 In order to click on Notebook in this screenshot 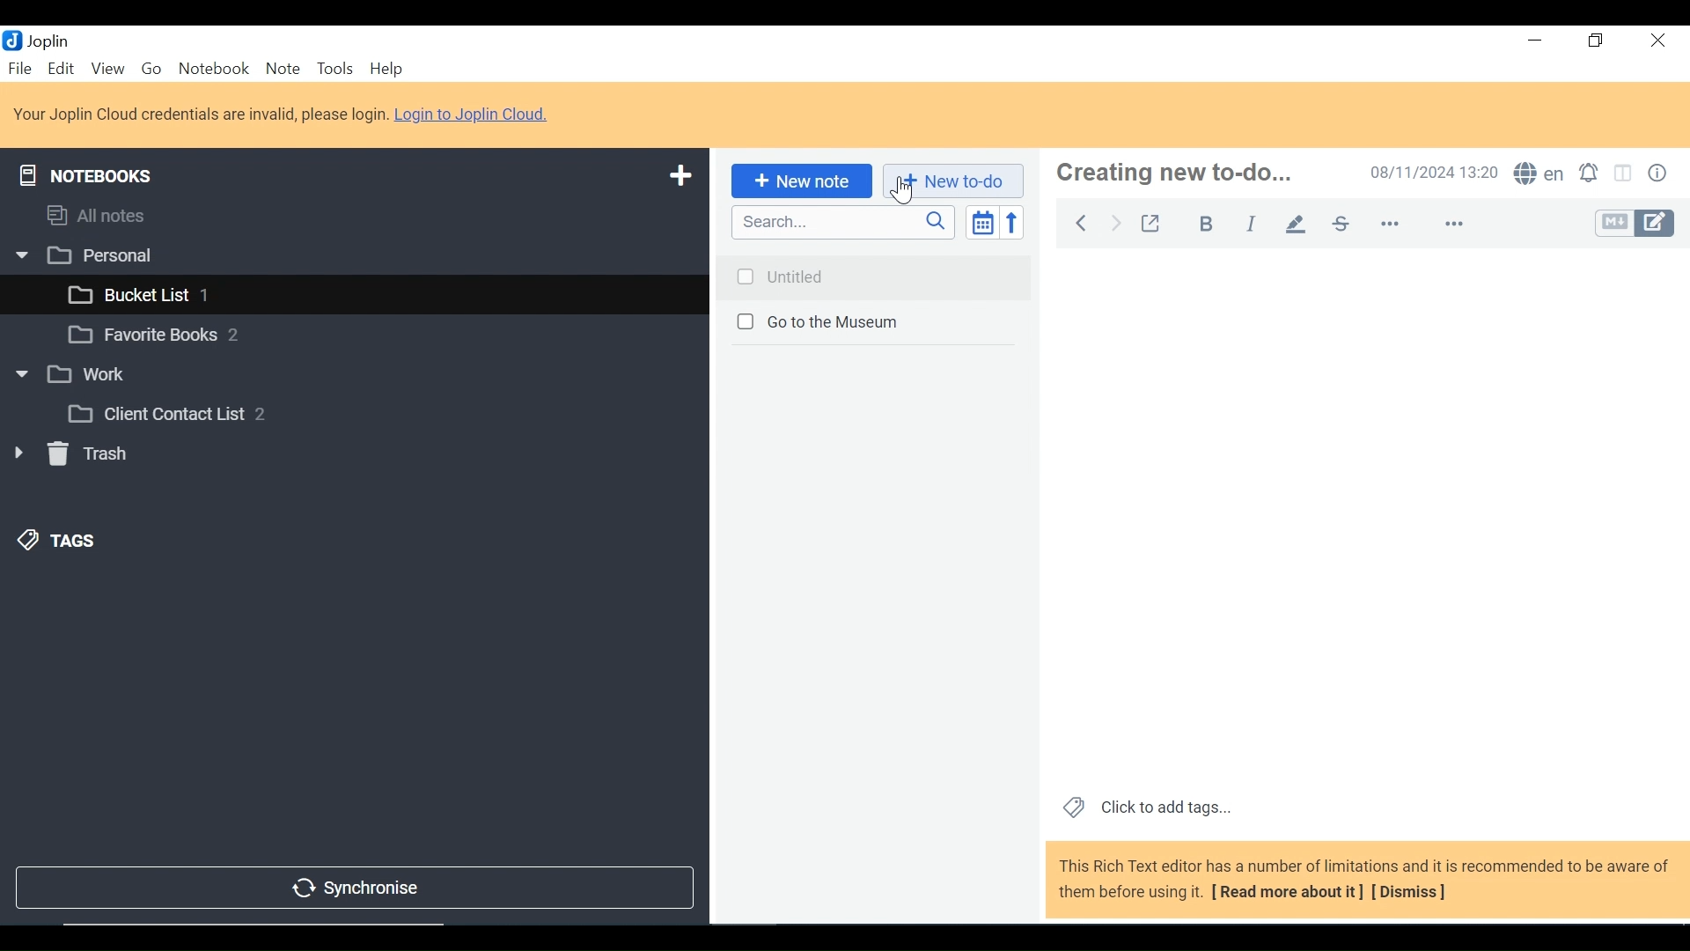, I will do `click(381, 413)`.